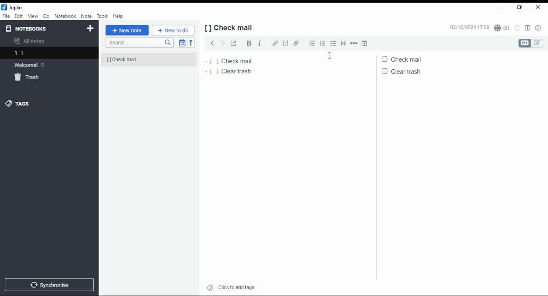 The image size is (548, 296). What do you see at coordinates (518, 28) in the screenshot?
I see `set alarm` at bounding box center [518, 28].